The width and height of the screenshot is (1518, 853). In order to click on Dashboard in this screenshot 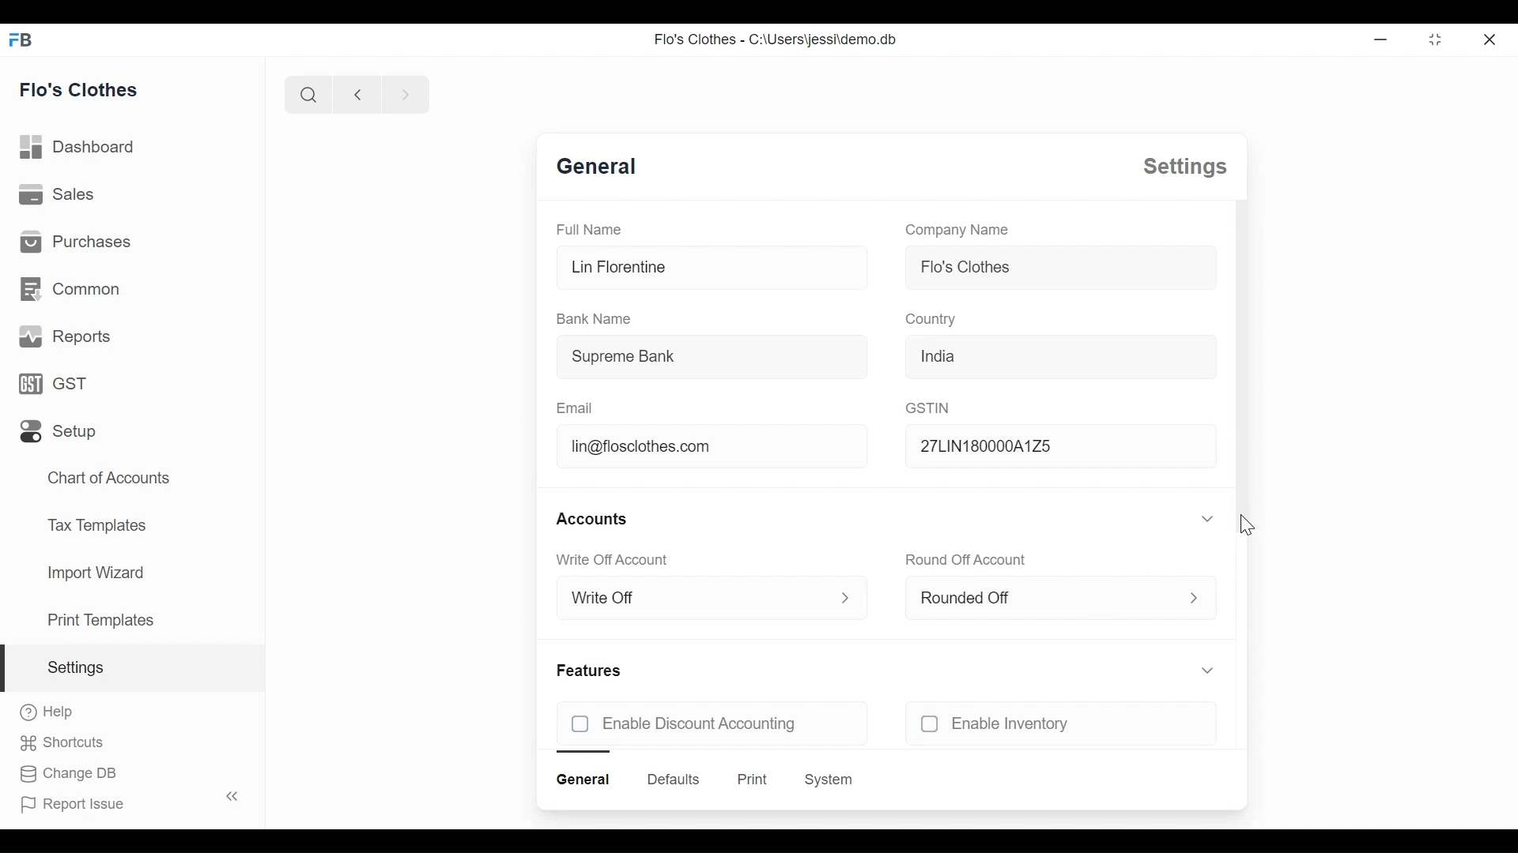, I will do `click(77, 148)`.